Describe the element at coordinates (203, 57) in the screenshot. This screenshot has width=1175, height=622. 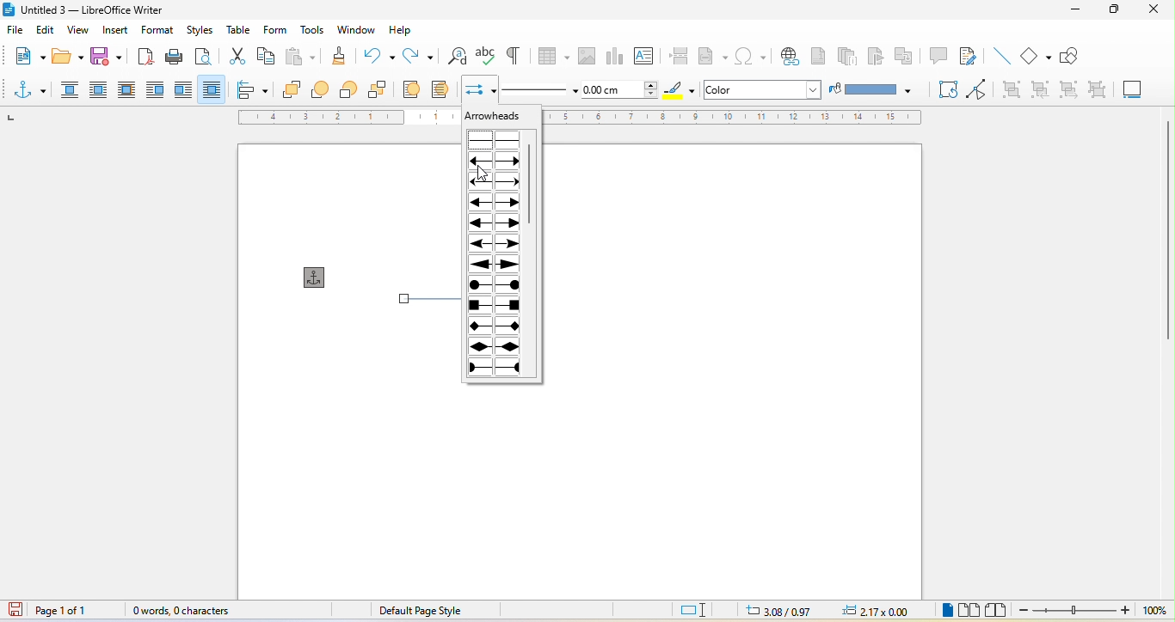
I see `print preview` at that location.